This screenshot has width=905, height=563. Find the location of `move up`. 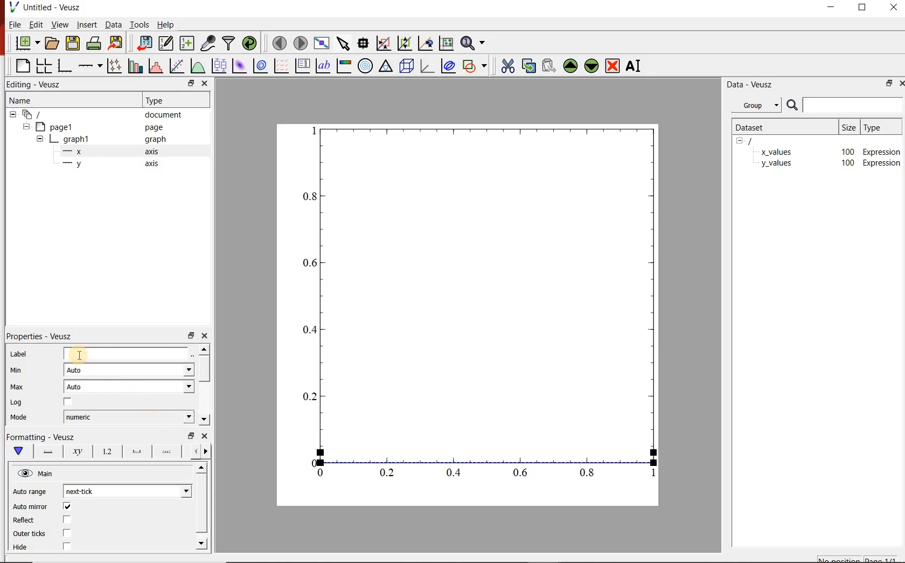

move up is located at coordinates (203, 349).